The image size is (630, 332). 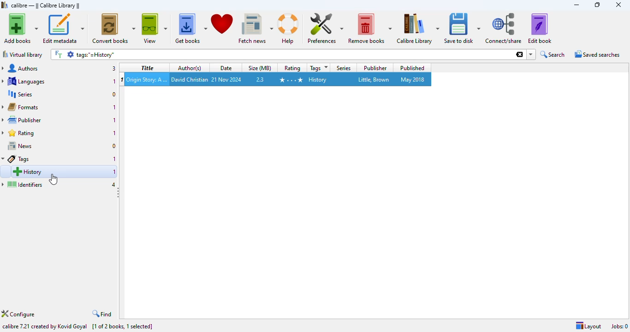 What do you see at coordinates (122, 326) in the screenshot?
I see `[1 of 2 books, 1 selected]` at bounding box center [122, 326].